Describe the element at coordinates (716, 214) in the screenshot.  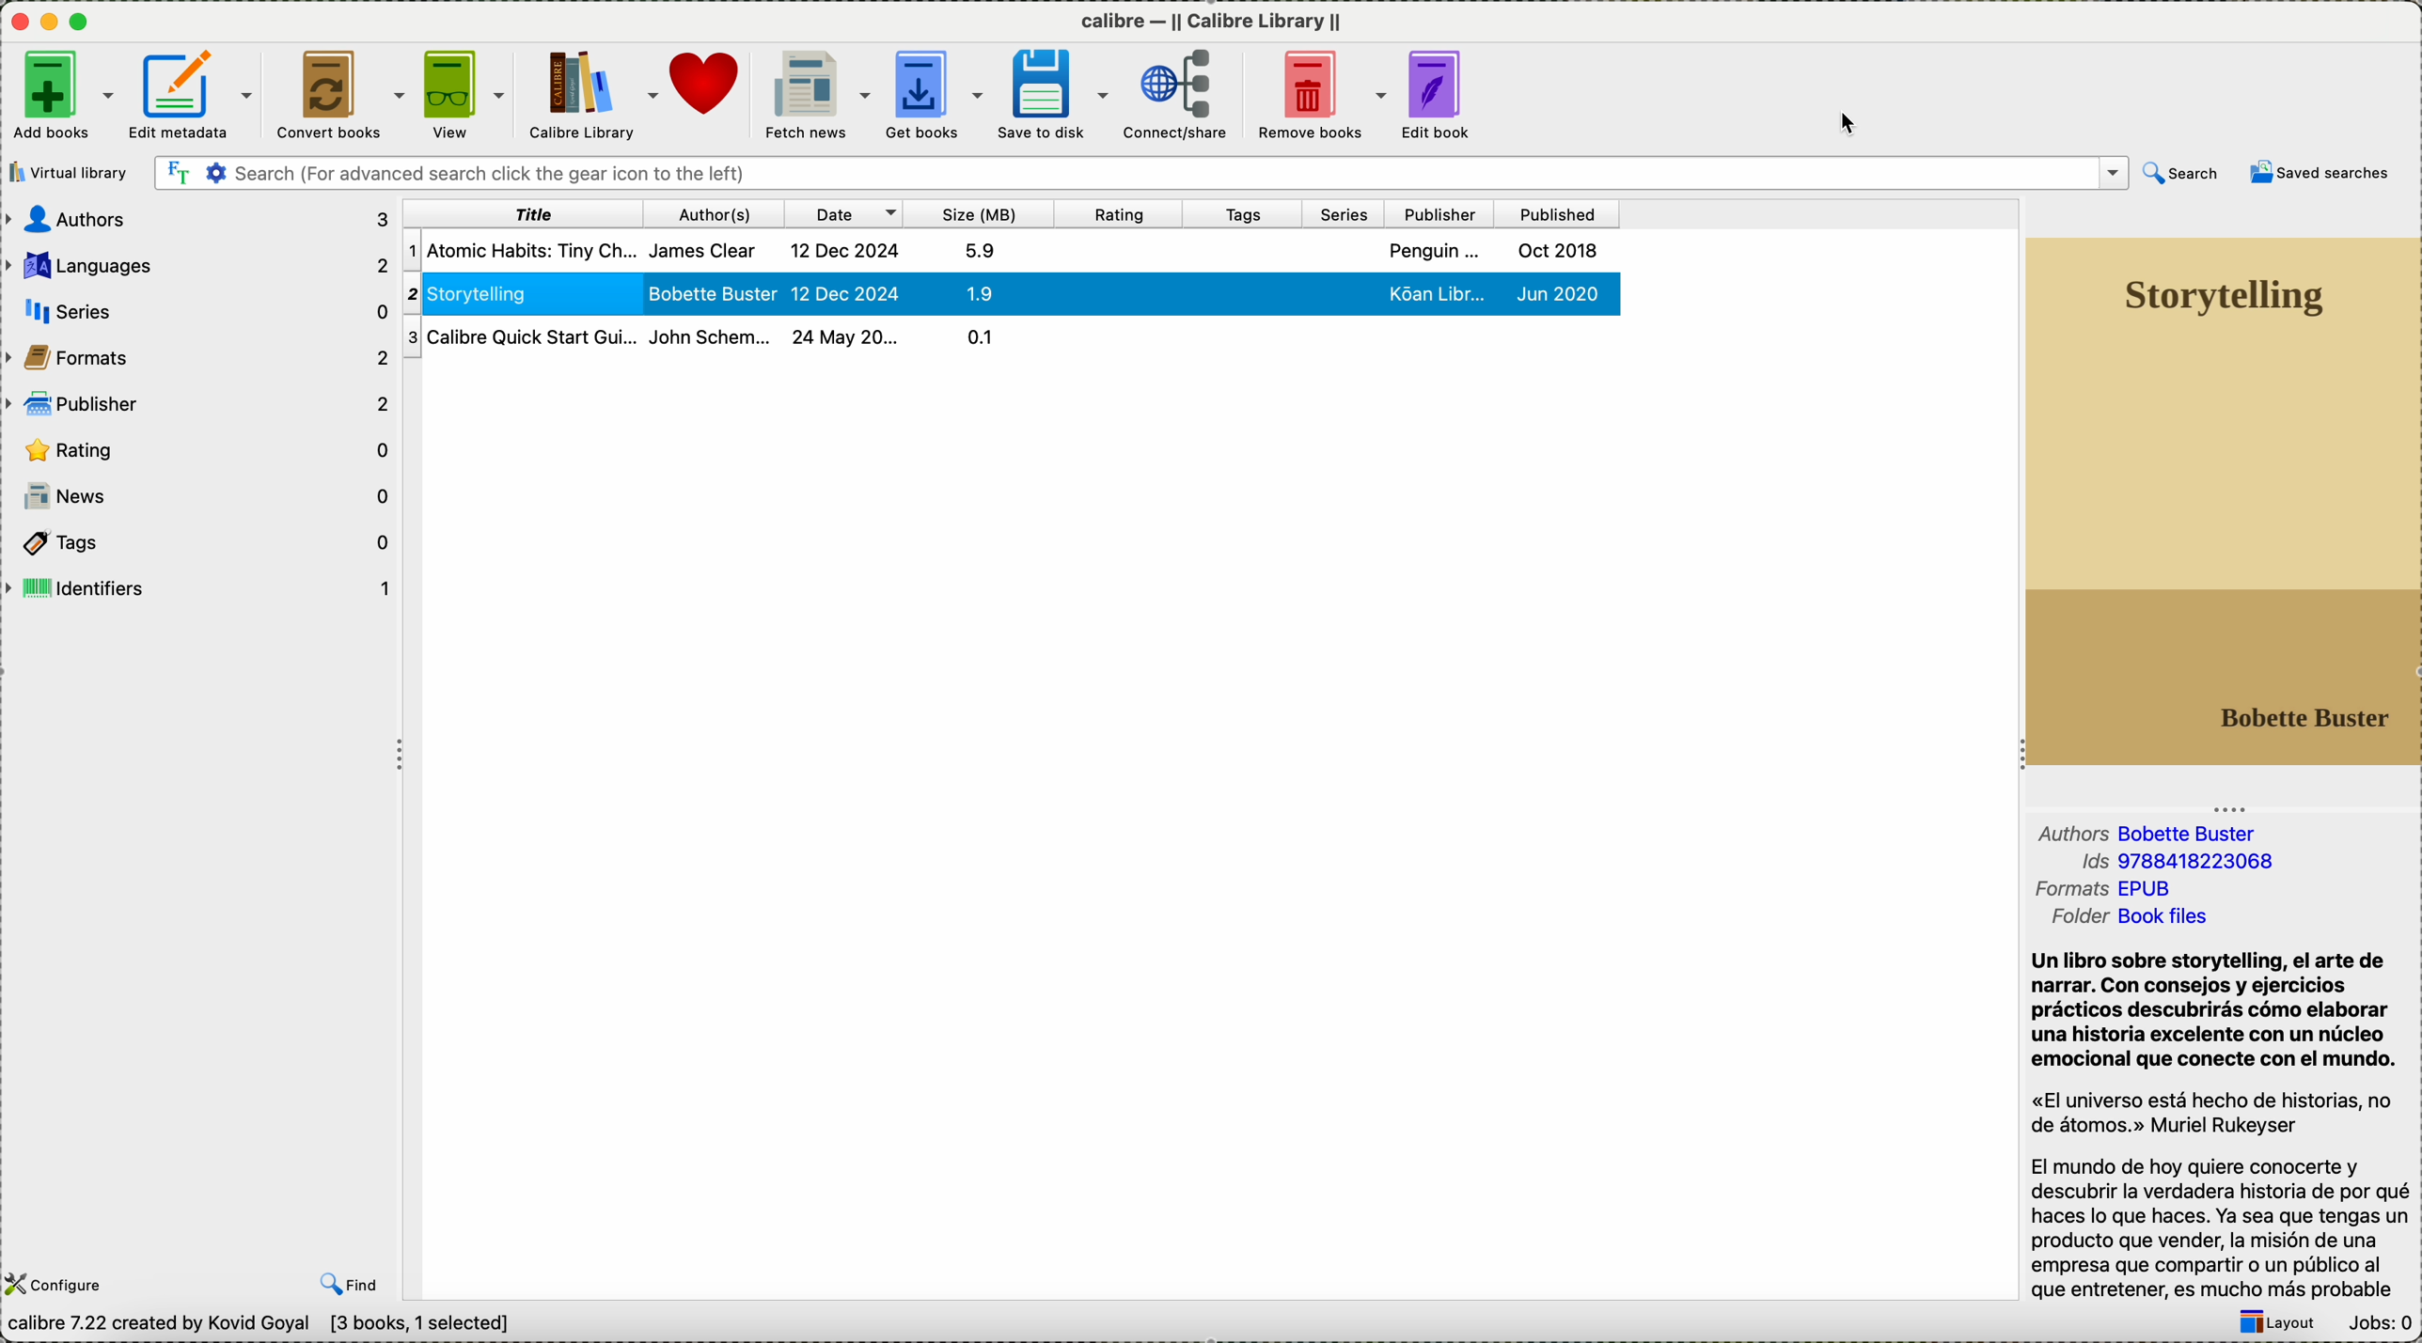
I see `author` at that location.